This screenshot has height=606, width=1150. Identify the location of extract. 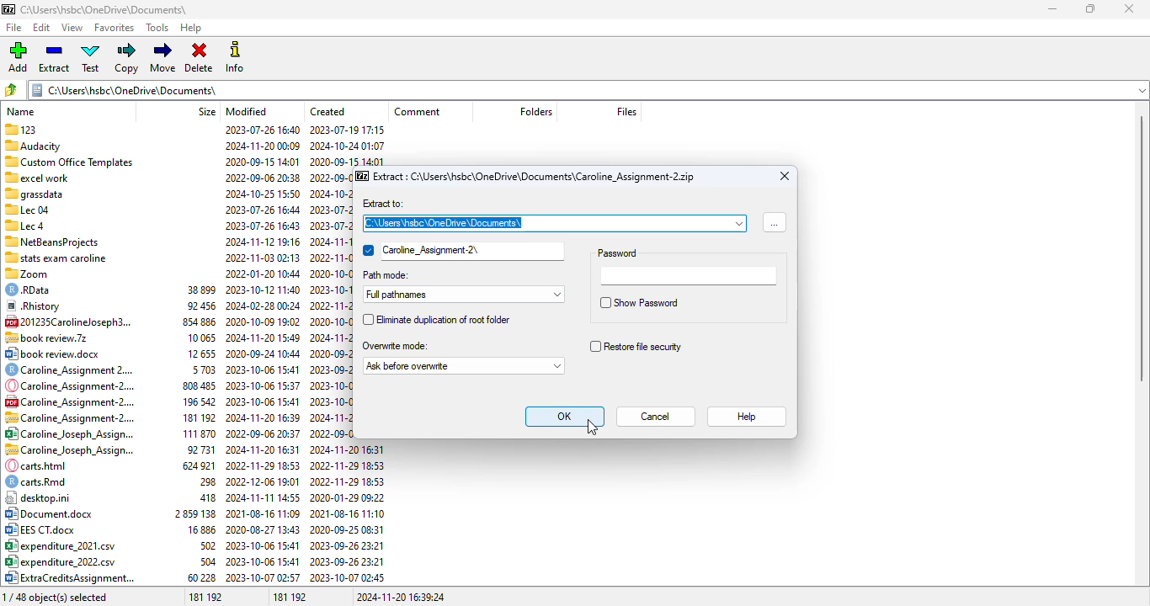
(55, 57).